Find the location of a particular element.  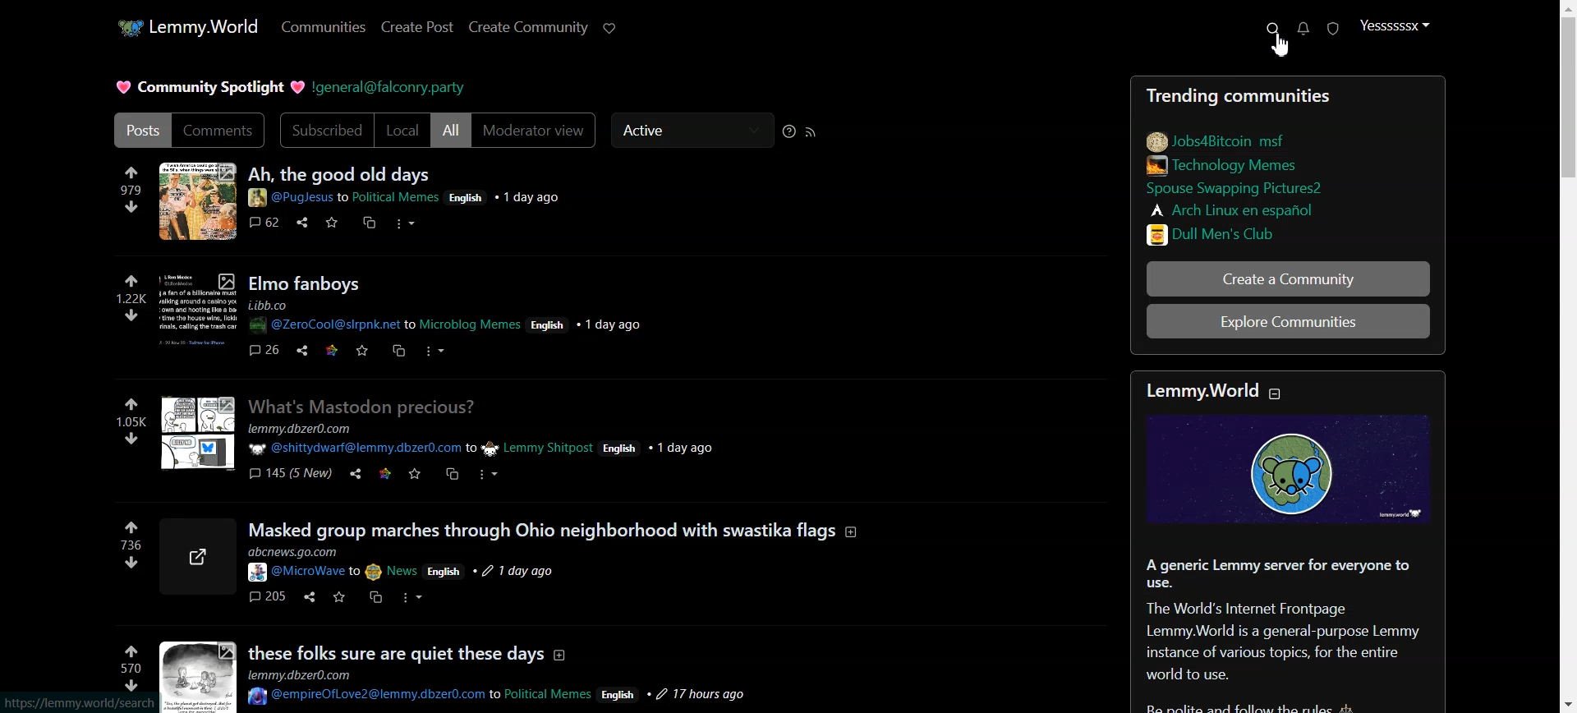

cross post is located at coordinates (369, 223).